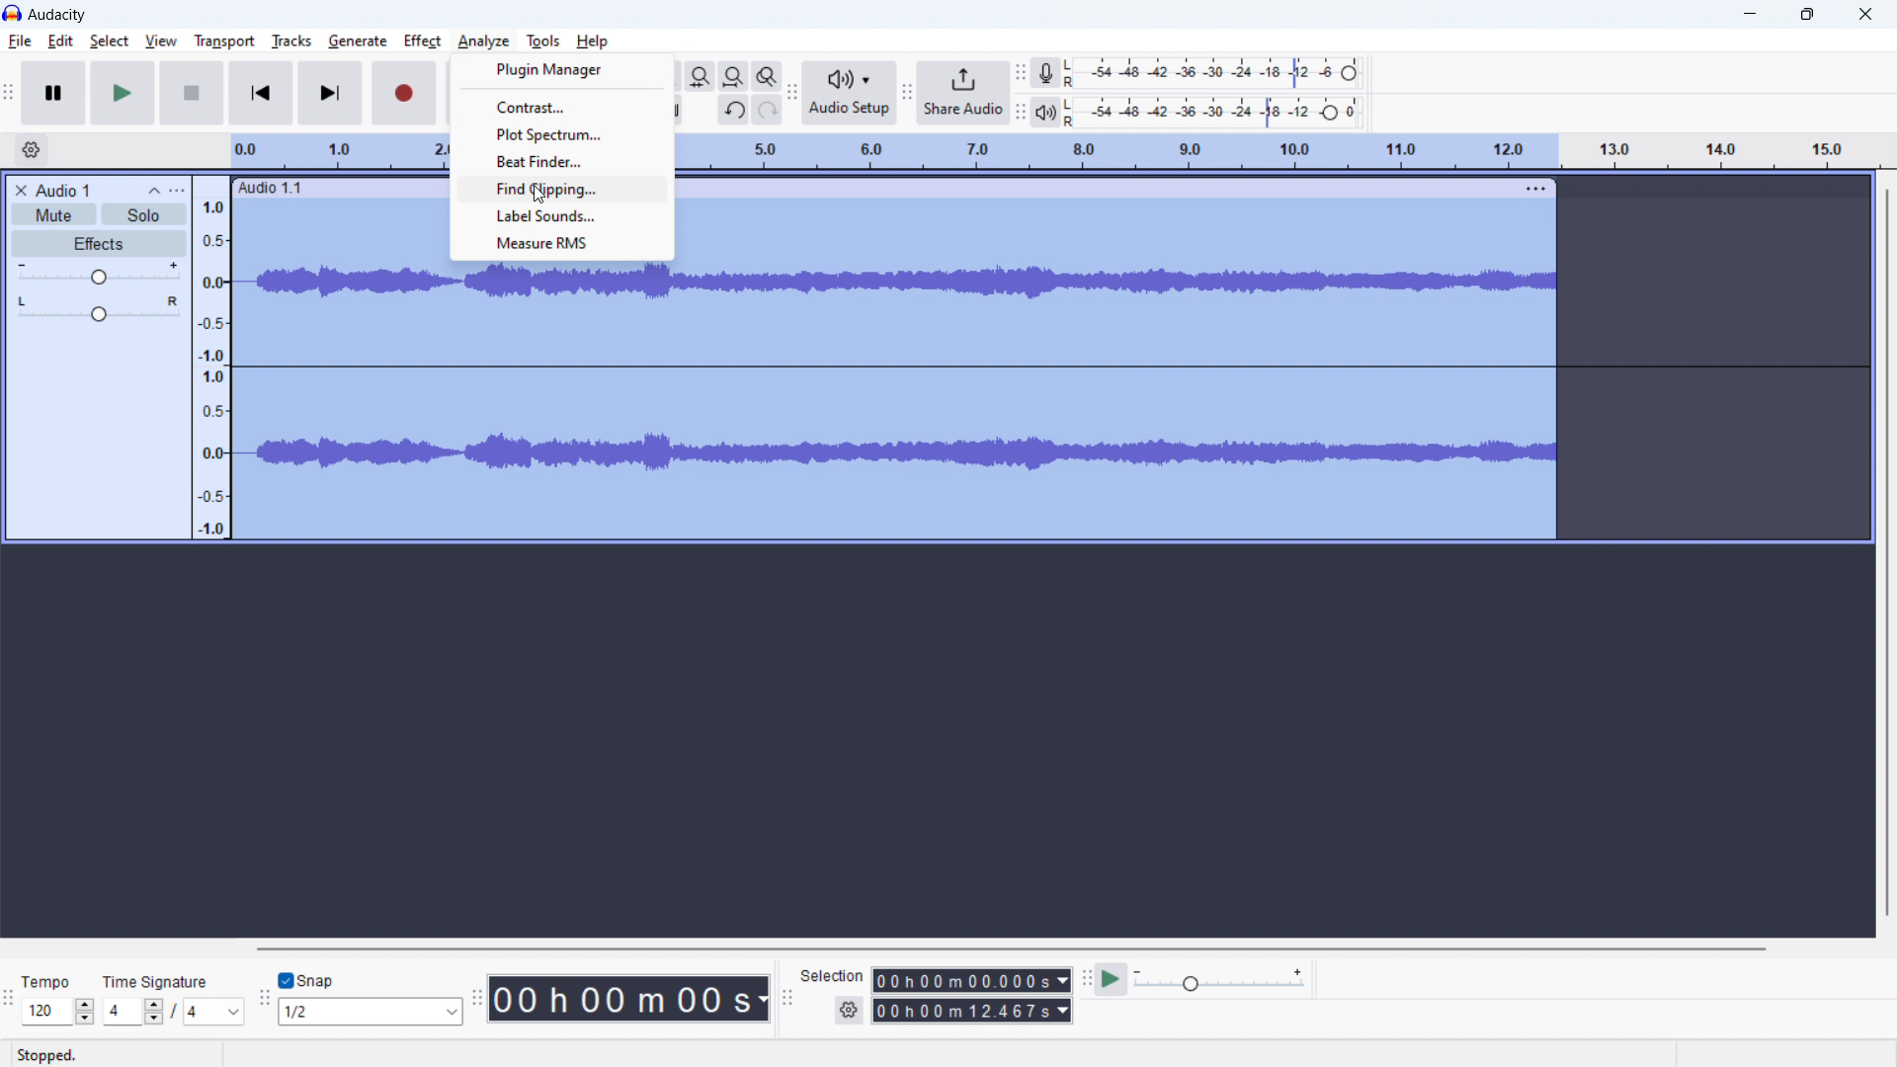 The height and width of the screenshot is (1067, 1897). What do you see at coordinates (1019, 75) in the screenshot?
I see `recording meter toolbar` at bounding box center [1019, 75].